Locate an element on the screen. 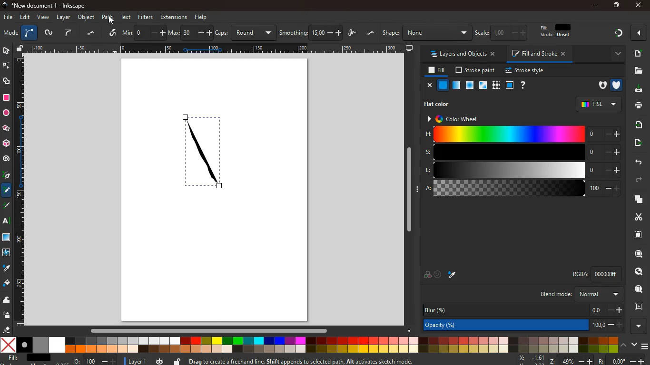  unlock is located at coordinates (177, 361).